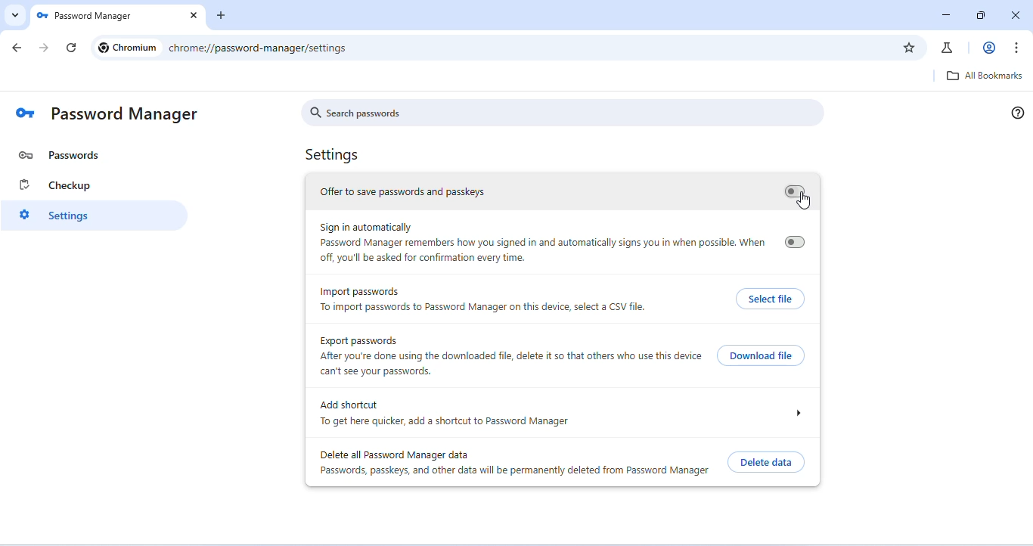 The image size is (1033, 546). Describe the element at coordinates (71, 47) in the screenshot. I see `refresh` at that location.